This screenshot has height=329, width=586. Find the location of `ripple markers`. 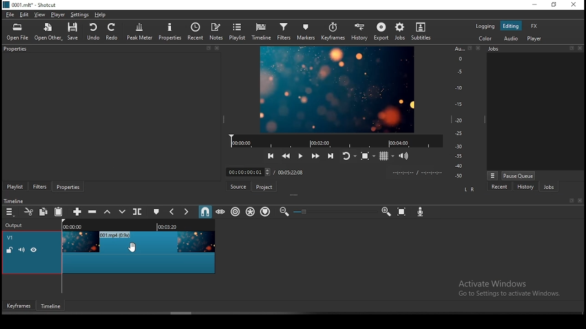

ripple markers is located at coordinates (266, 211).